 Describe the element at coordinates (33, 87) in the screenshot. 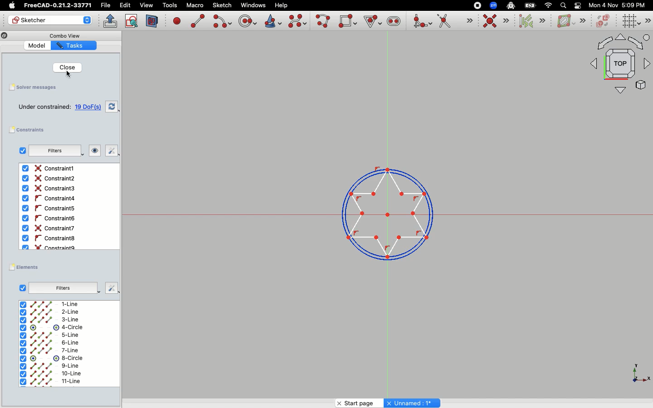

I see `Solver messages` at that location.